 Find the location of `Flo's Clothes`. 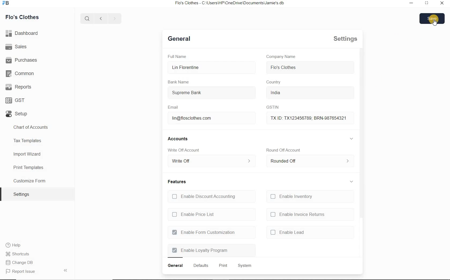

Flo's Clothes is located at coordinates (23, 17).